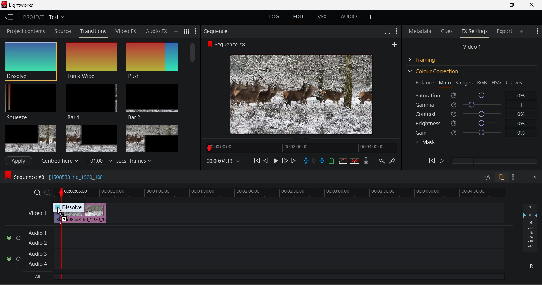  Describe the element at coordinates (427, 59) in the screenshot. I see `Framing Section` at that location.